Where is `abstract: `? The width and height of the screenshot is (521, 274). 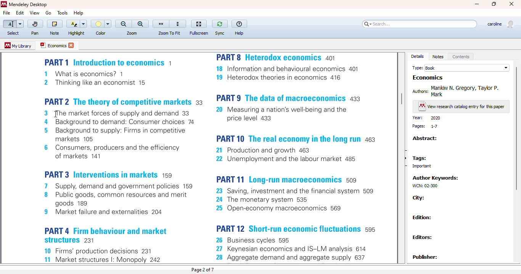
abstract:  is located at coordinates (425, 139).